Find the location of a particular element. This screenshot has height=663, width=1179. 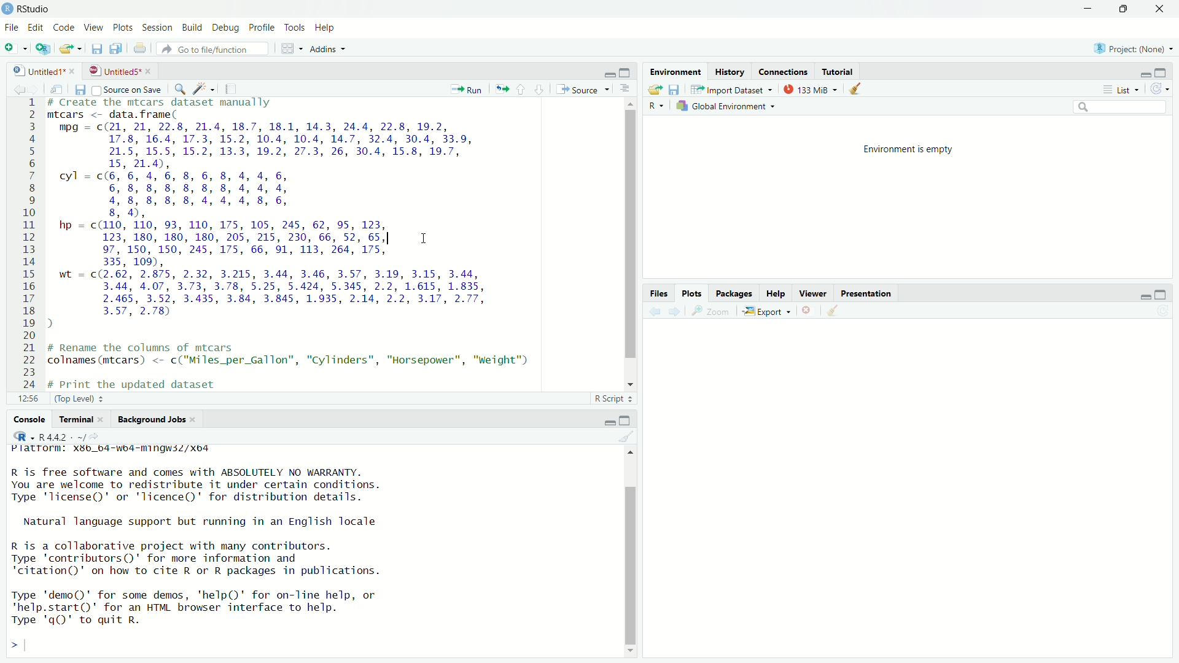

upward is located at coordinates (522, 88).